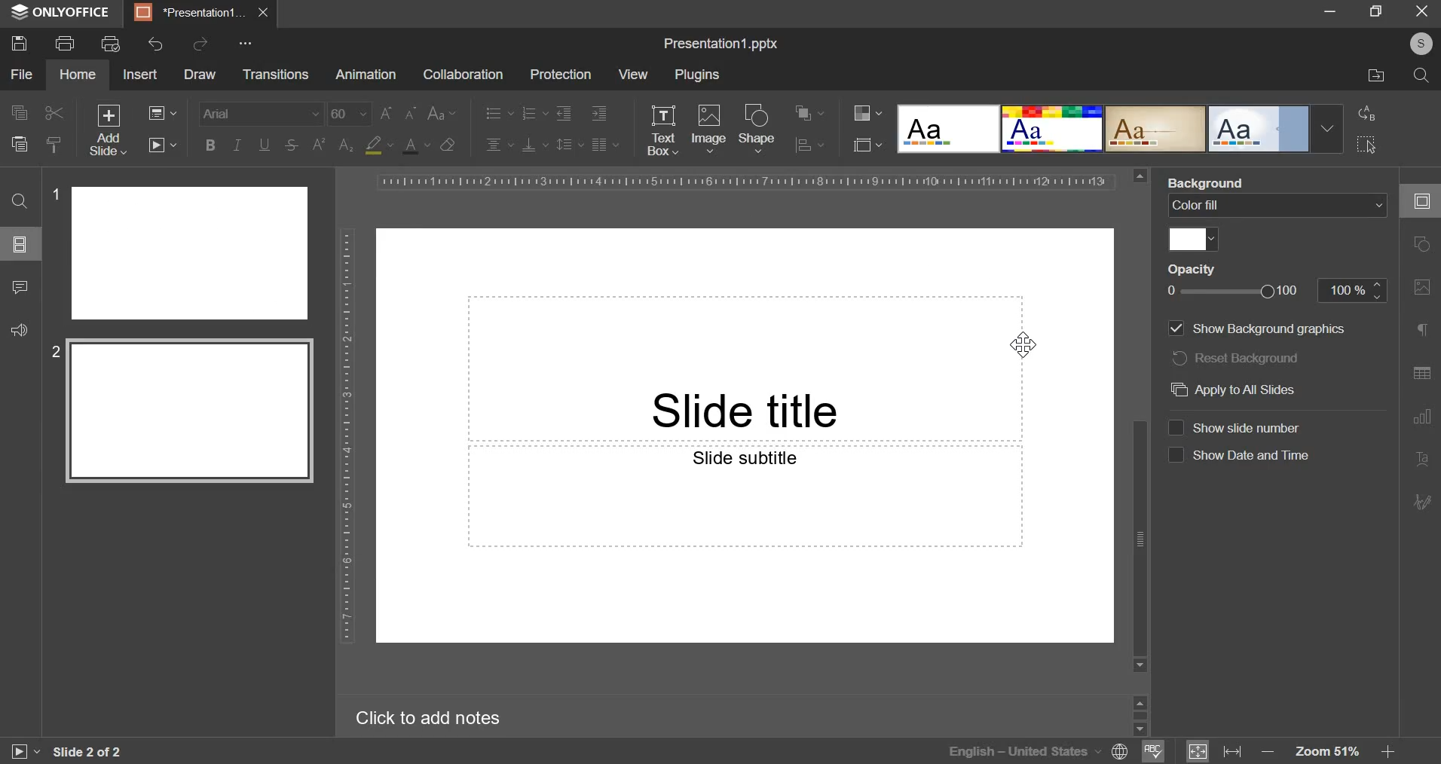 The height and width of the screenshot is (764, 1441). Describe the element at coordinates (745, 367) in the screenshot. I see `slide title` at that location.